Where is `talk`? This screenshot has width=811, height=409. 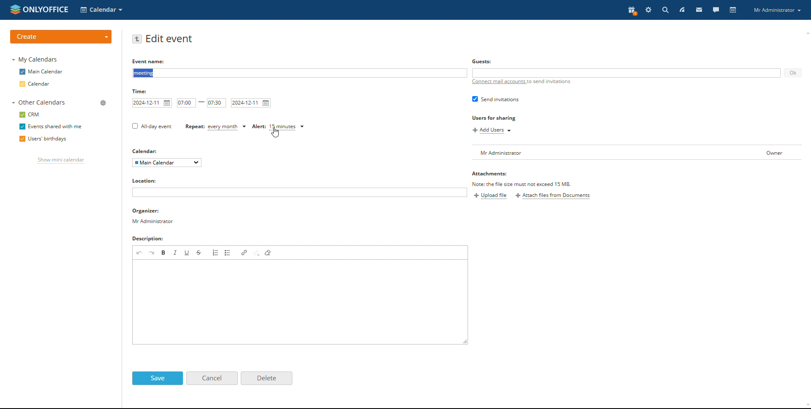 talk is located at coordinates (716, 10).